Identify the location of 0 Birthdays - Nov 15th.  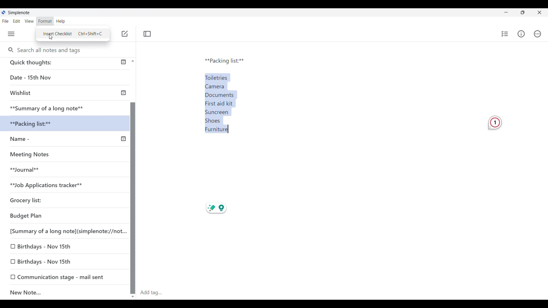
(46, 261).